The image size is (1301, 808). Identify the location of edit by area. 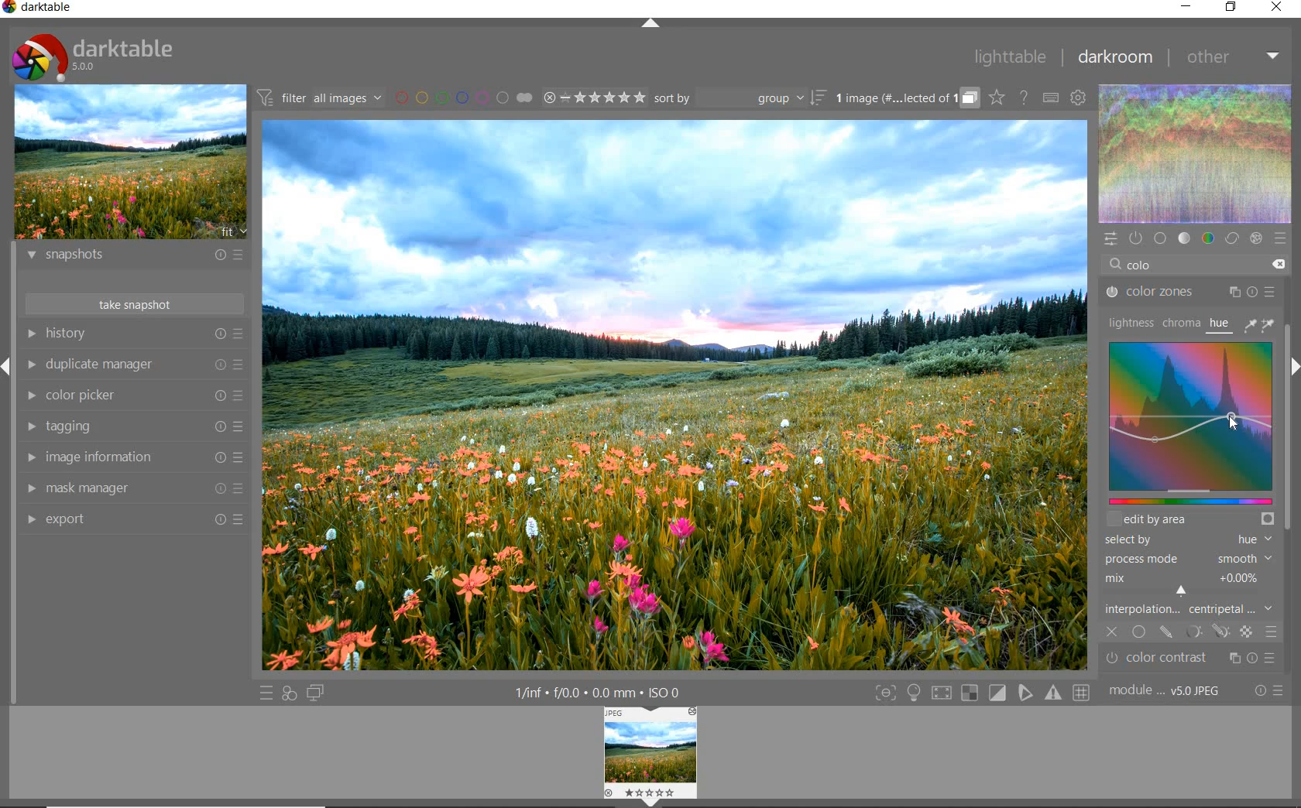
(1190, 519).